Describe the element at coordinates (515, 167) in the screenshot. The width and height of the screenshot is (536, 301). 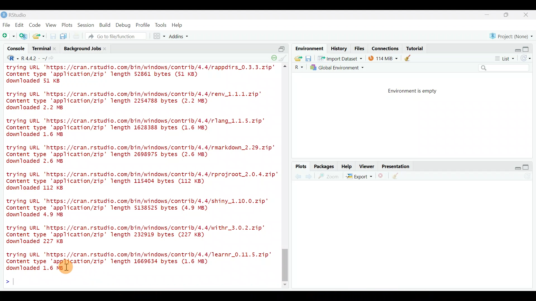
I see `Restore down` at that location.